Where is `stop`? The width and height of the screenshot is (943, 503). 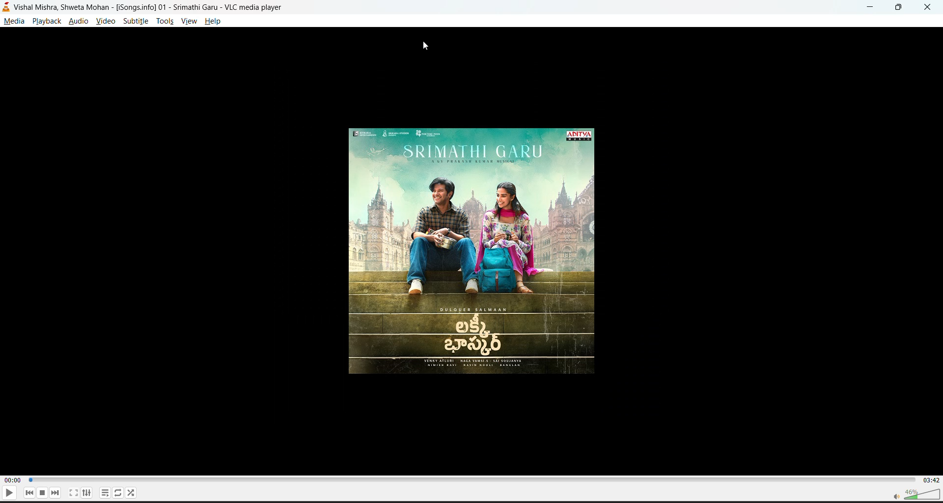 stop is located at coordinates (41, 492).